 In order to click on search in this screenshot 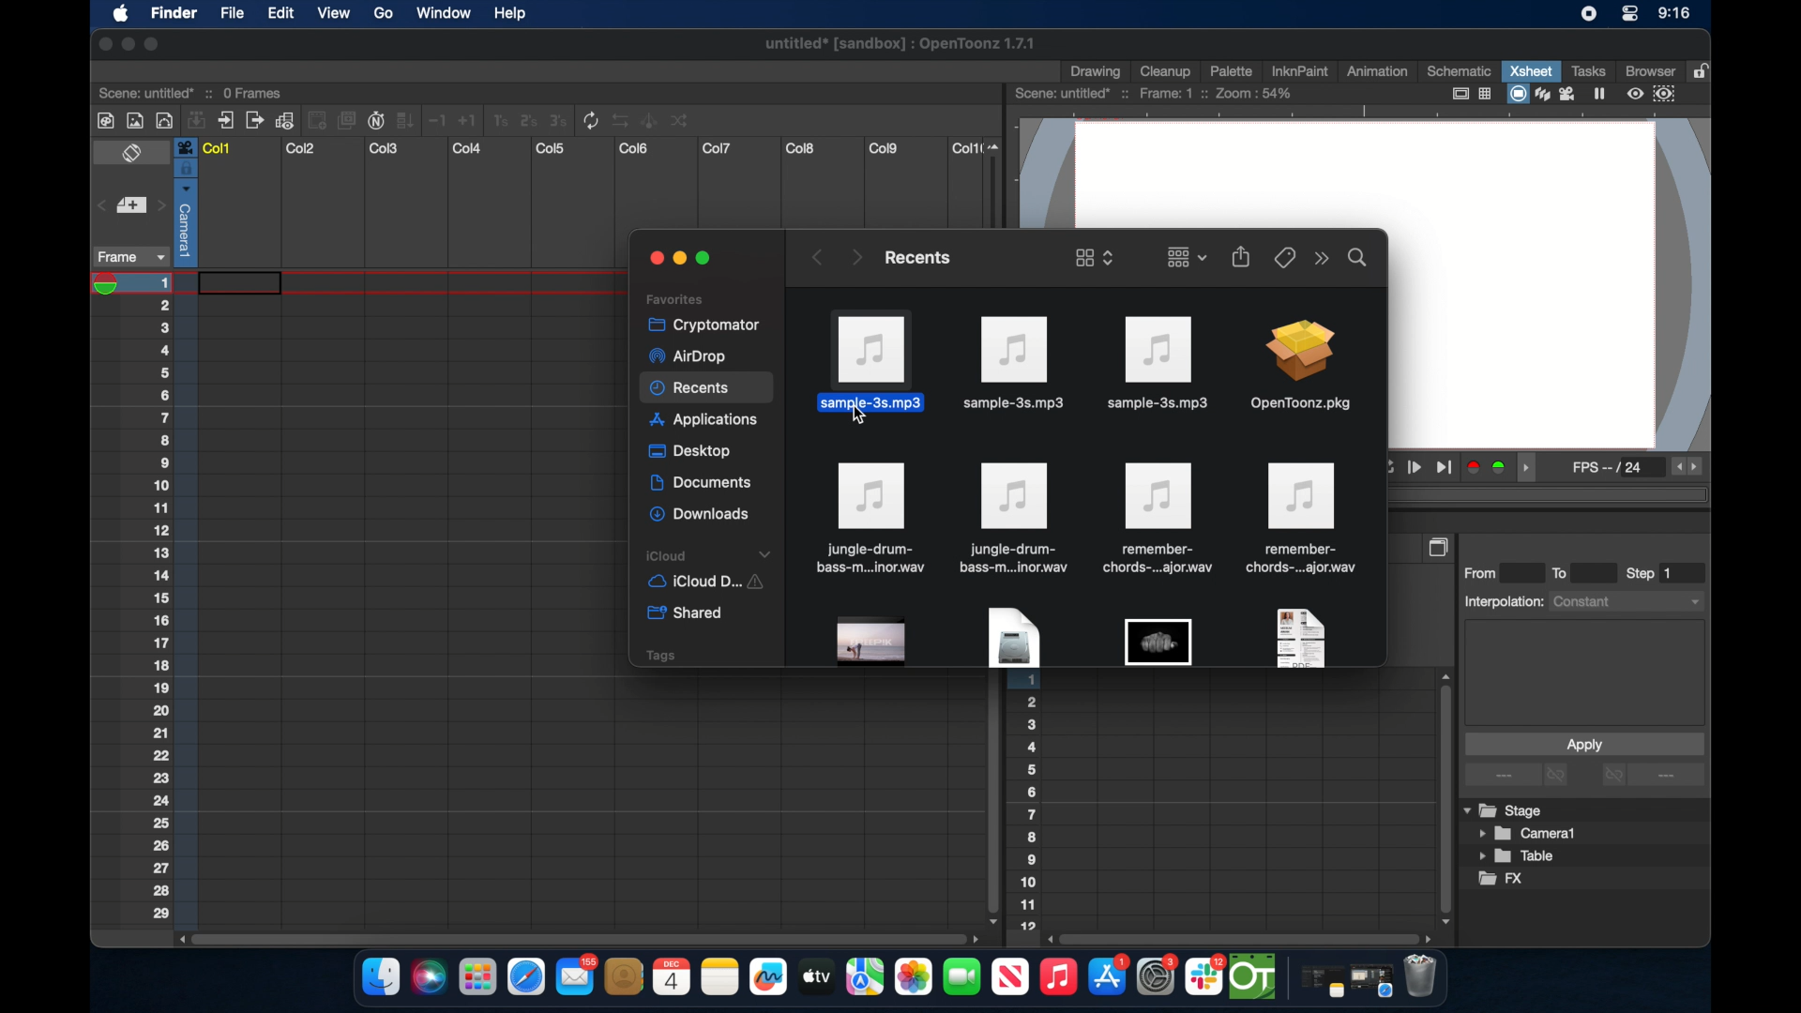, I will do `click(1358, 256)`.